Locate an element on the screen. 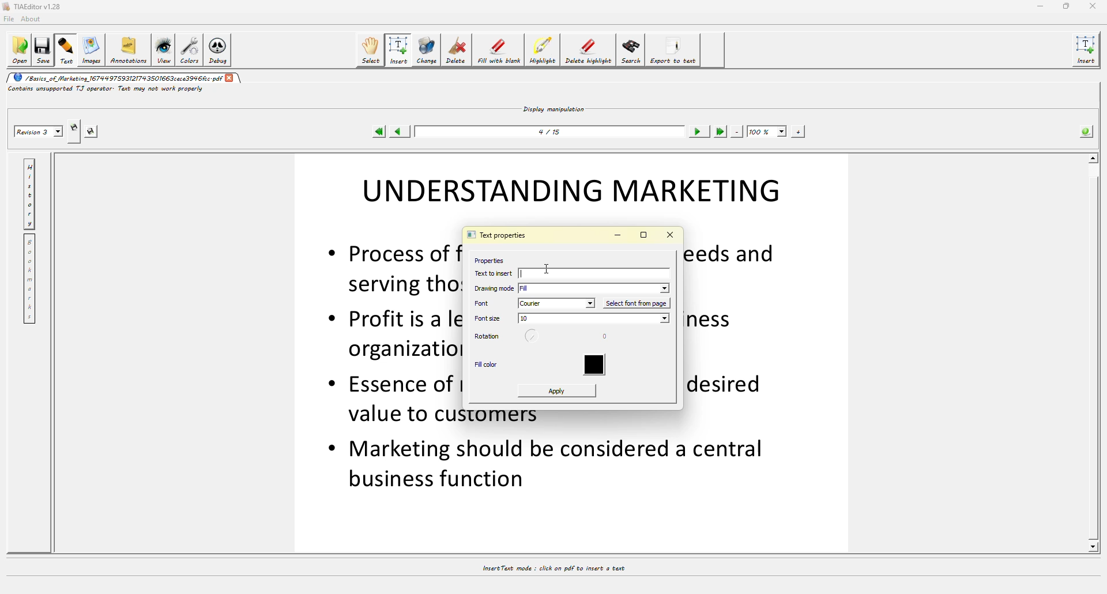 This screenshot has height=594, width=1107. close is located at coordinates (671, 235).